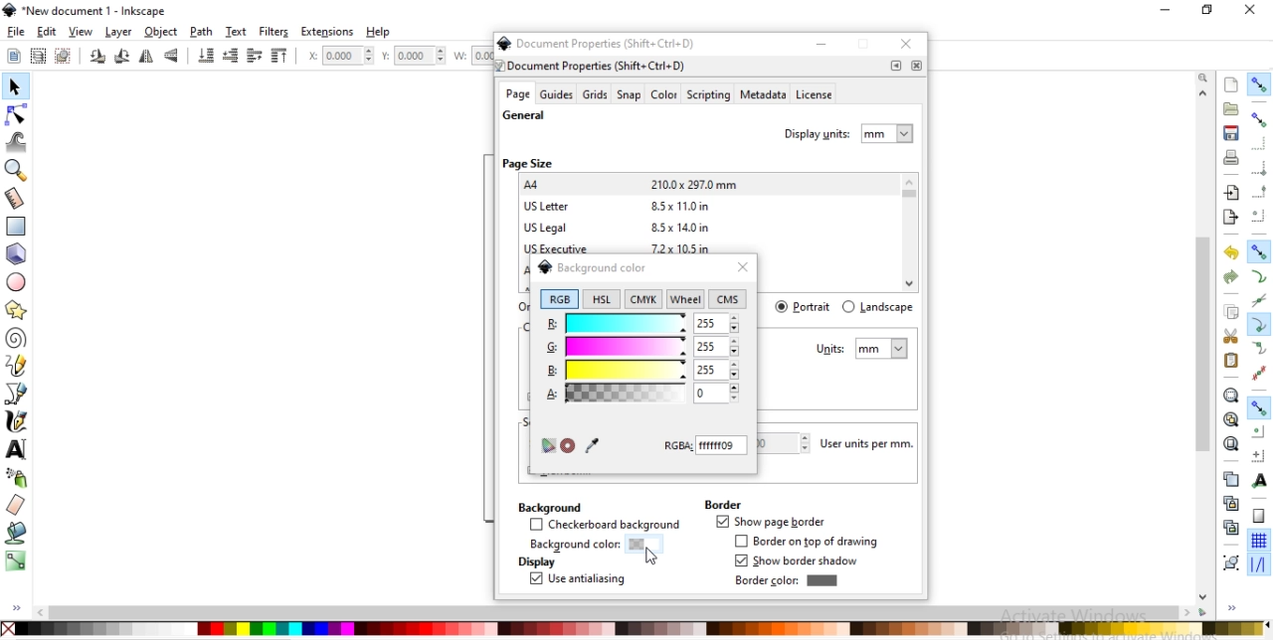 Image resolution: width=1273 pixels, height=640 pixels. What do you see at coordinates (548, 506) in the screenshot?
I see `background` at bounding box center [548, 506].